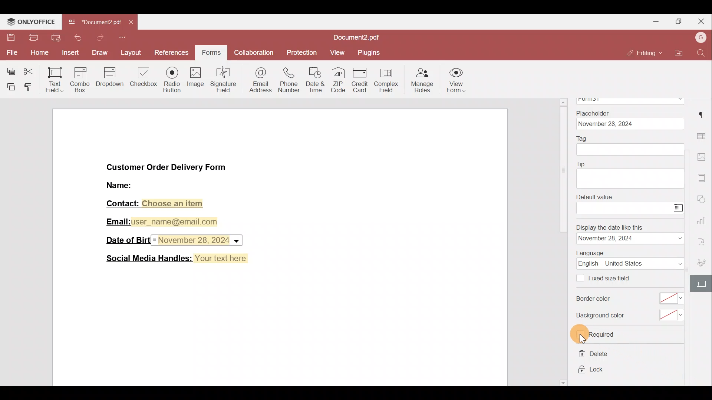 The image size is (712, 400). What do you see at coordinates (580, 334) in the screenshot?
I see `Checkbox ` at bounding box center [580, 334].